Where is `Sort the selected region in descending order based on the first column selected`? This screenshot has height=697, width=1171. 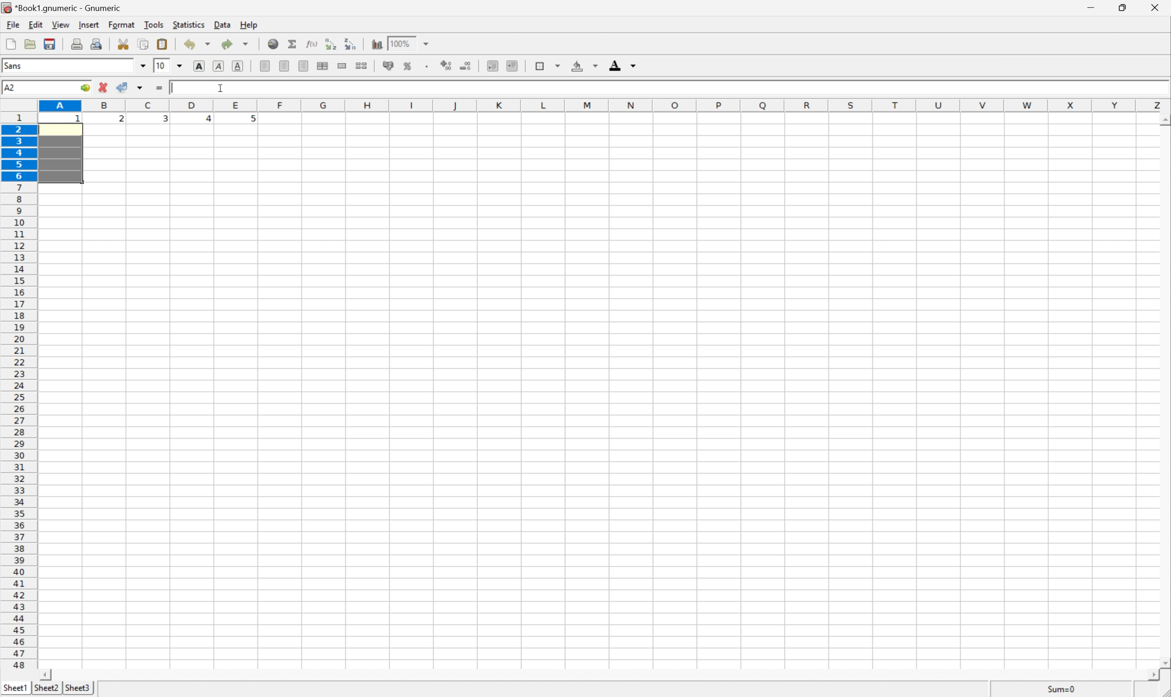
Sort the selected region in descending order based on the first column selected is located at coordinates (351, 44).